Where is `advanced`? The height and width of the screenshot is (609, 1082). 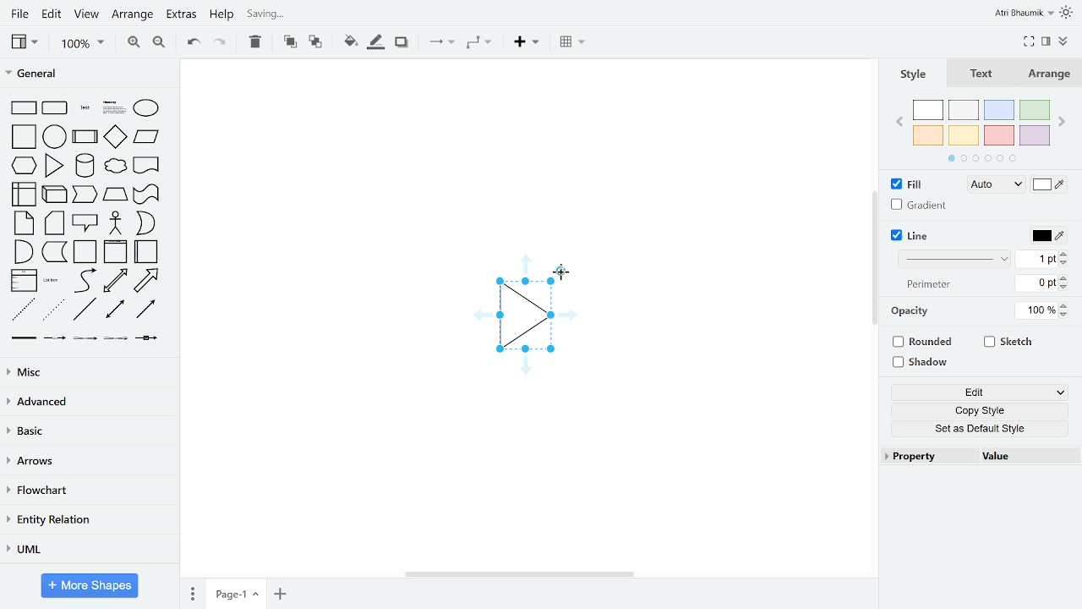
advanced is located at coordinates (87, 403).